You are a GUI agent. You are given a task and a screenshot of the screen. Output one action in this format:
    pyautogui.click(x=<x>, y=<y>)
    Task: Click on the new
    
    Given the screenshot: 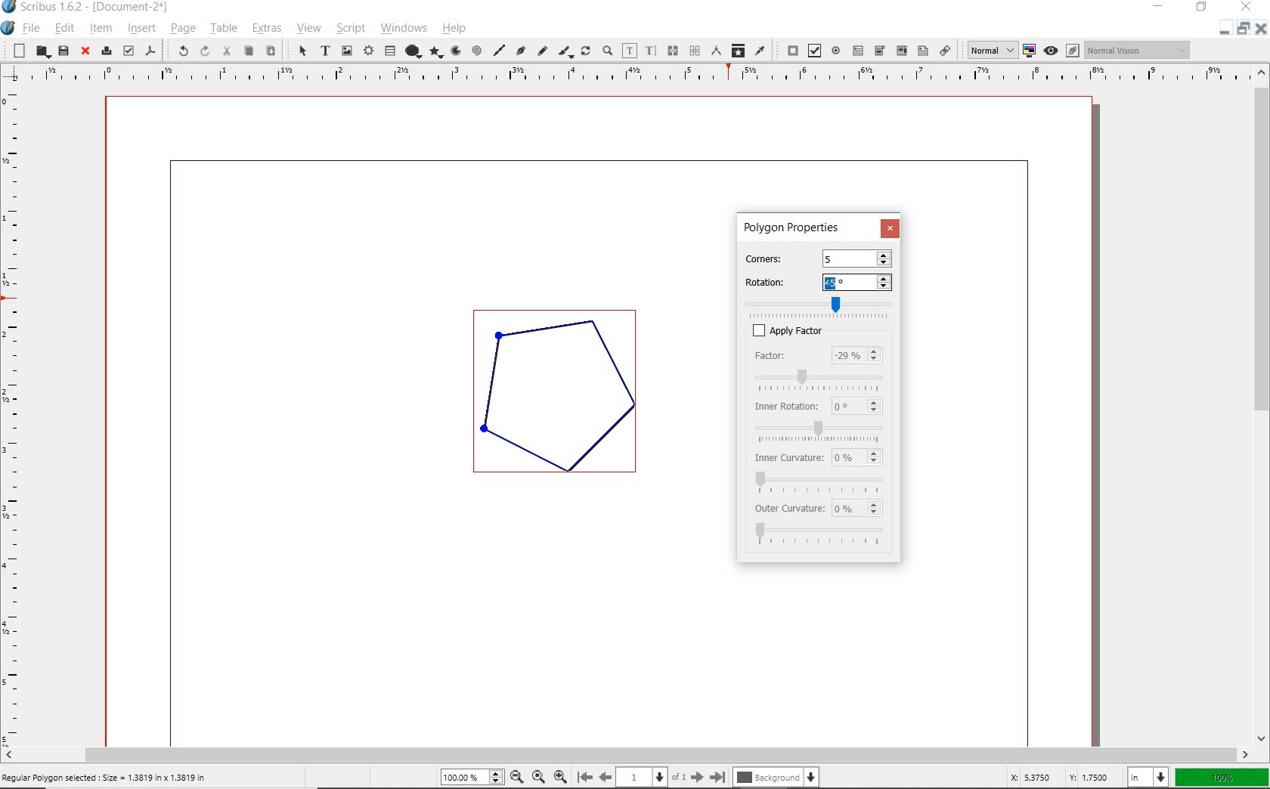 What is the action you would take?
    pyautogui.click(x=16, y=51)
    